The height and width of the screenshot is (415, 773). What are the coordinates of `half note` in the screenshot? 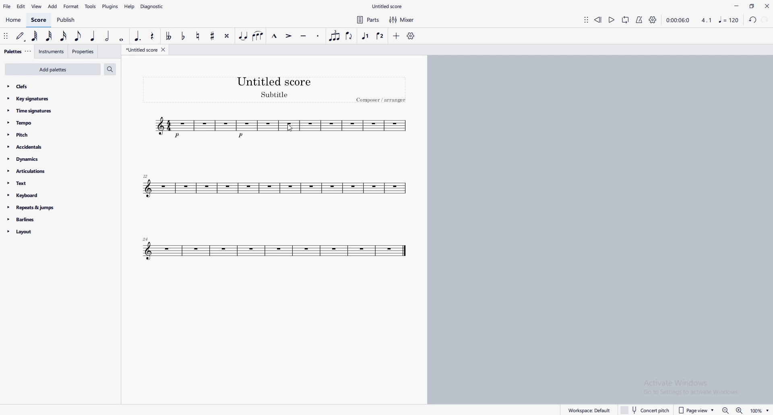 It's located at (108, 35).